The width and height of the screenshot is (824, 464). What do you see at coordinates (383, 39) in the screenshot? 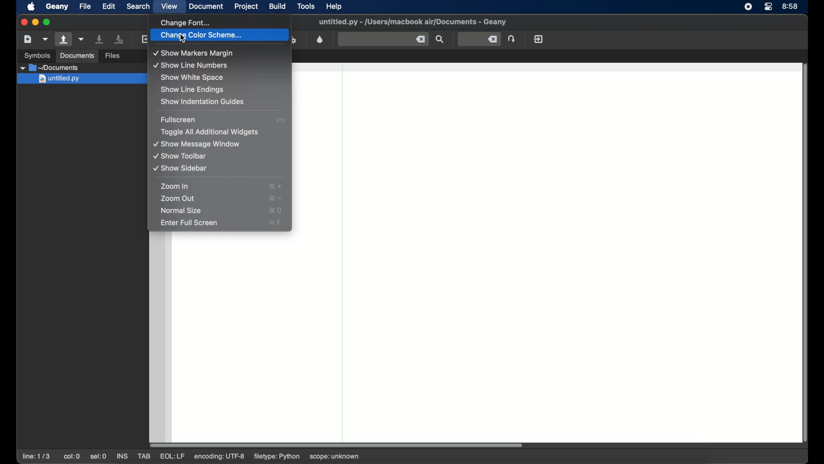
I see `find the entered text in current file` at bounding box center [383, 39].